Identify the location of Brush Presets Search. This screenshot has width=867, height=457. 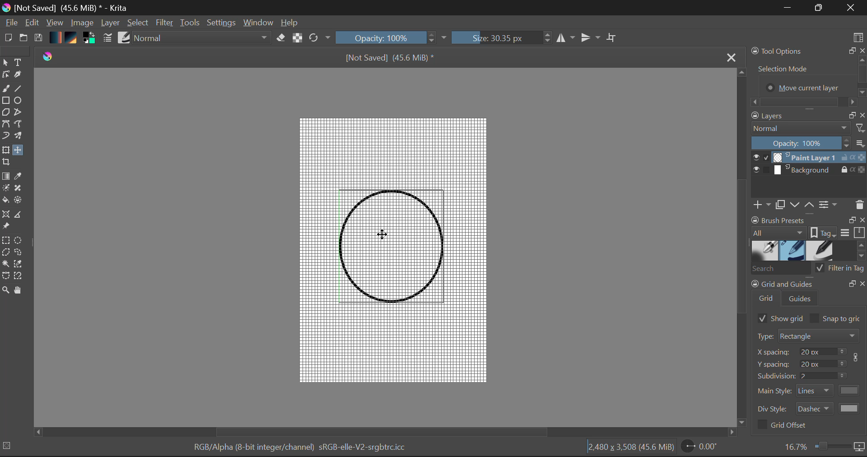
(808, 270).